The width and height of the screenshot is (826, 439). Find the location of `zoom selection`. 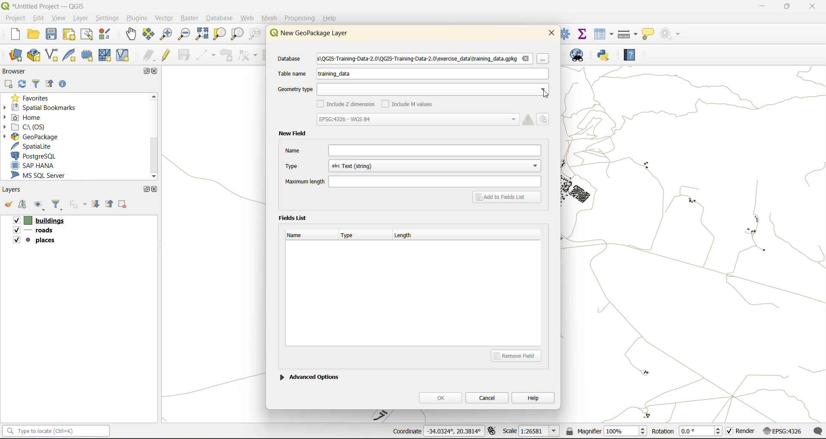

zoom selection is located at coordinates (221, 34).